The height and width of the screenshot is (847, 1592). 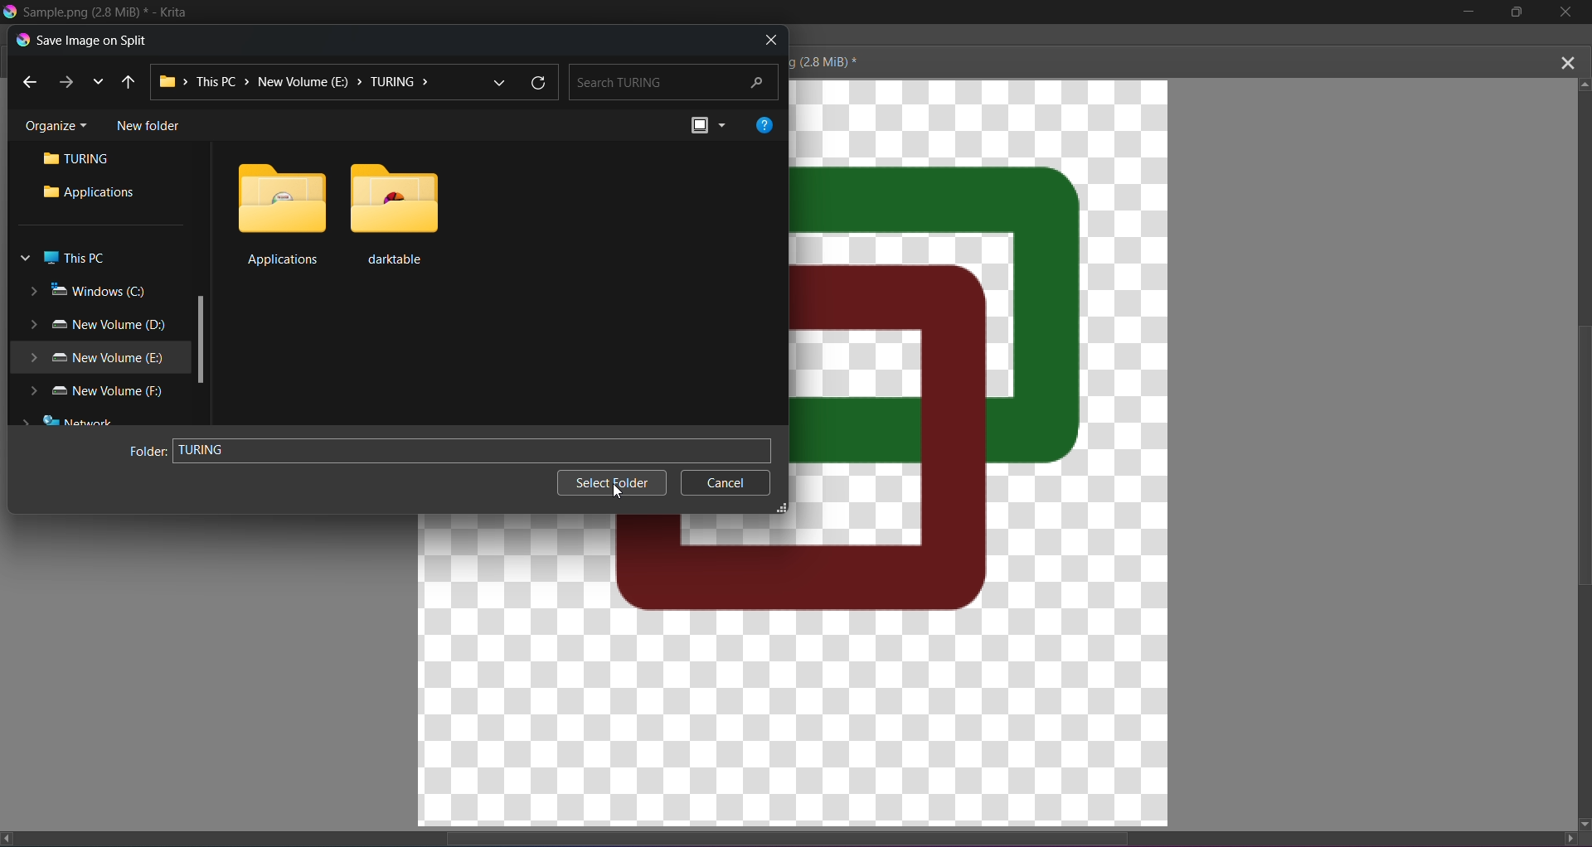 What do you see at coordinates (87, 290) in the screenshot?
I see `Windows` at bounding box center [87, 290].